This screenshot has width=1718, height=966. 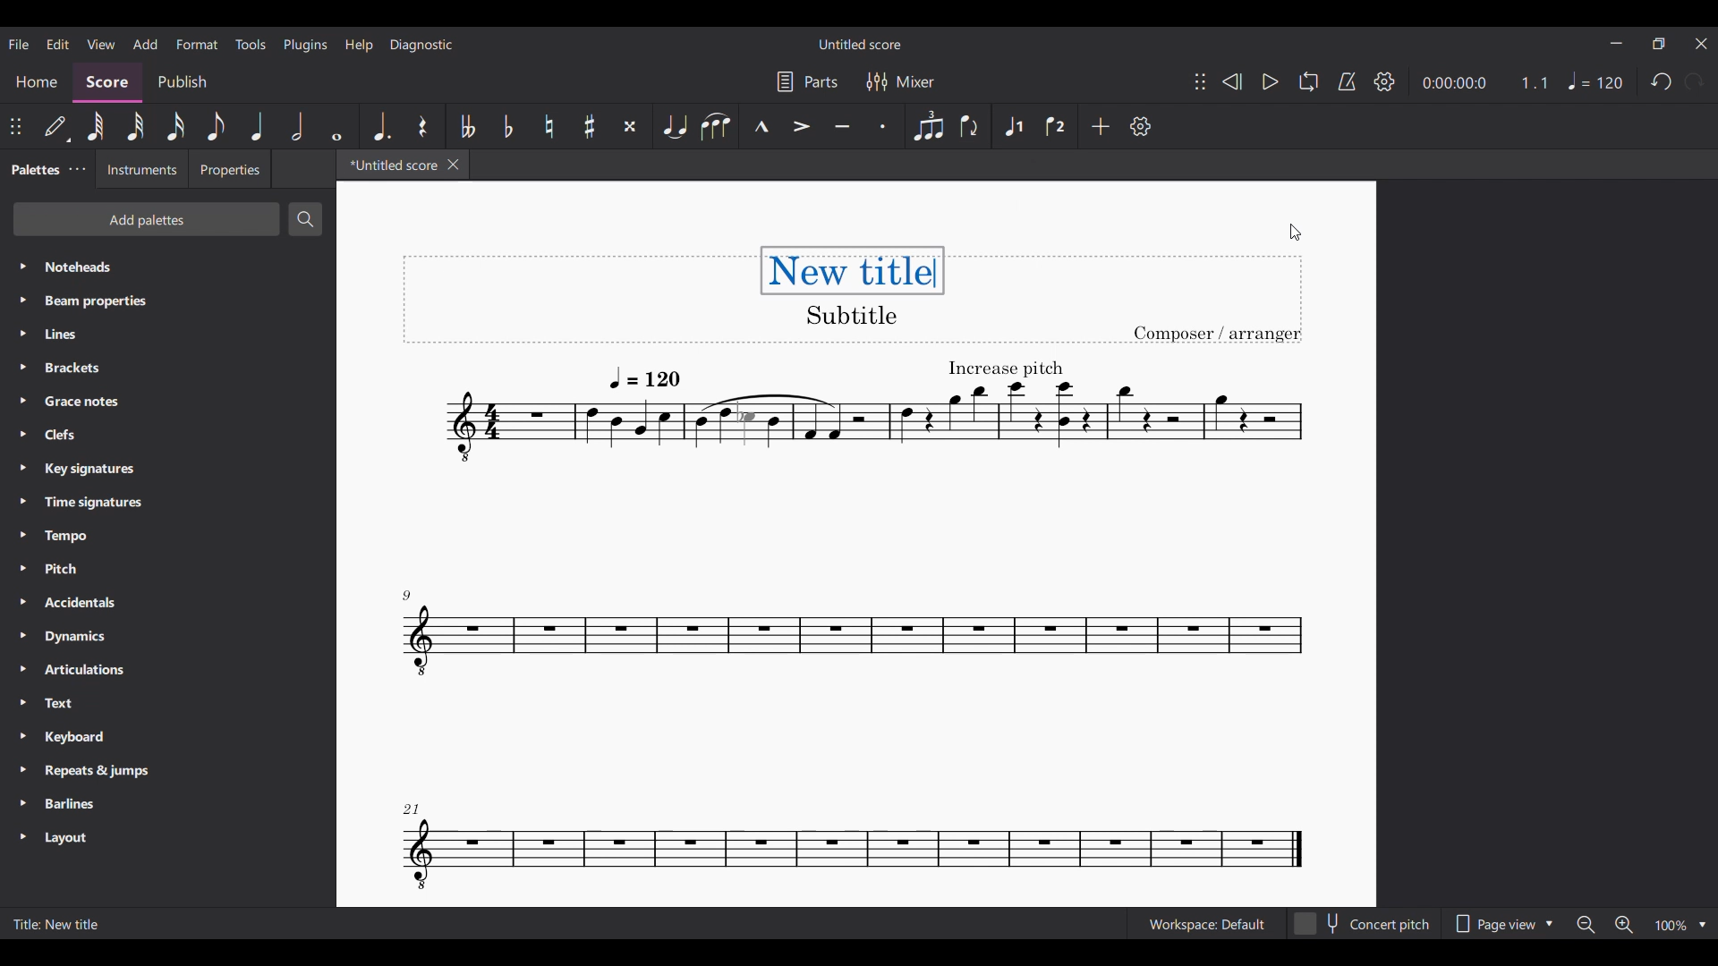 What do you see at coordinates (167, 502) in the screenshot?
I see `Time signatures` at bounding box center [167, 502].